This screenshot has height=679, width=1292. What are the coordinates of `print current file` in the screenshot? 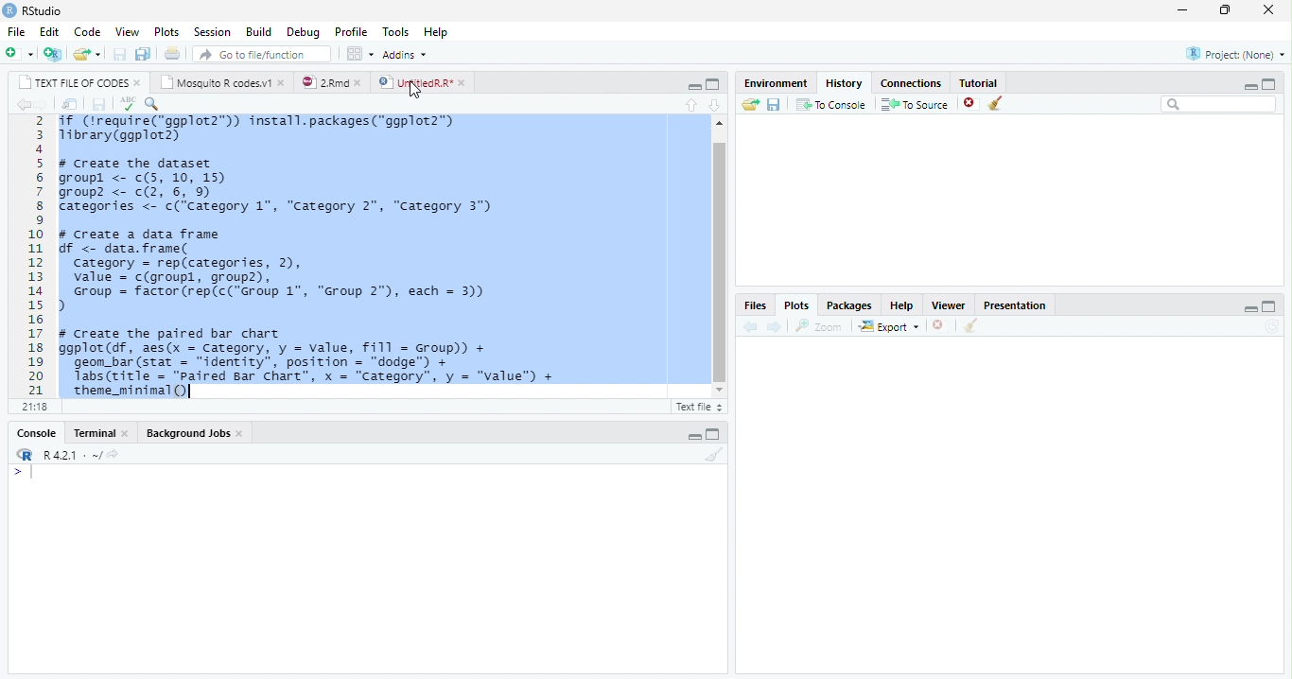 It's located at (175, 54).